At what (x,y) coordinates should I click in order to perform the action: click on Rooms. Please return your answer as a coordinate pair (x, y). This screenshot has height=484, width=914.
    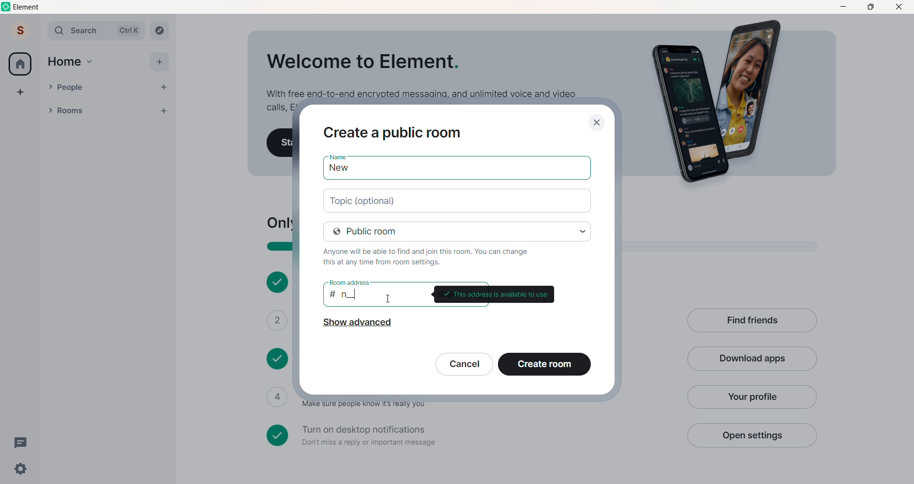
    Looking at the image, I should click on (96, 111).